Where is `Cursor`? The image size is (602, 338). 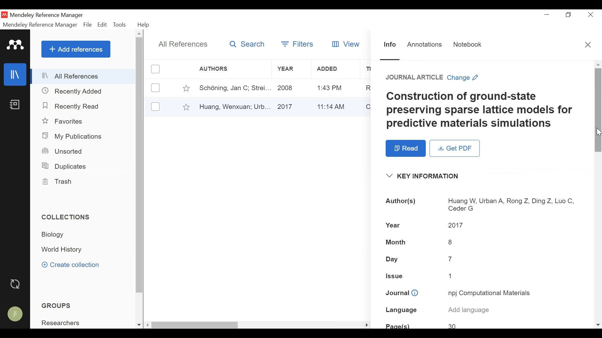
Cursor is located at coordinates (598, 131).